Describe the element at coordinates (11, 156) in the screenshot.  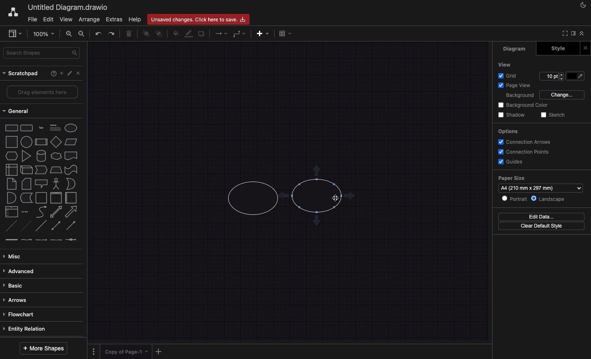
I see `hexagon` at that location.